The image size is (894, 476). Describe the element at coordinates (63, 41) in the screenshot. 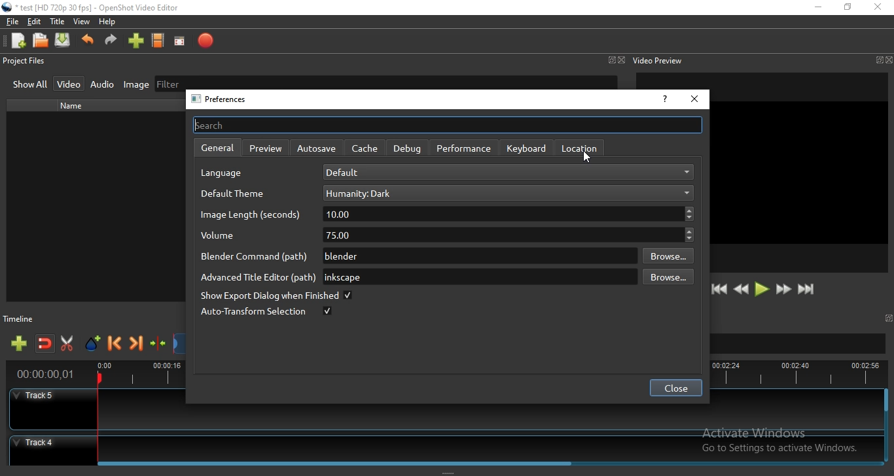

I see `Save project ` at that location.